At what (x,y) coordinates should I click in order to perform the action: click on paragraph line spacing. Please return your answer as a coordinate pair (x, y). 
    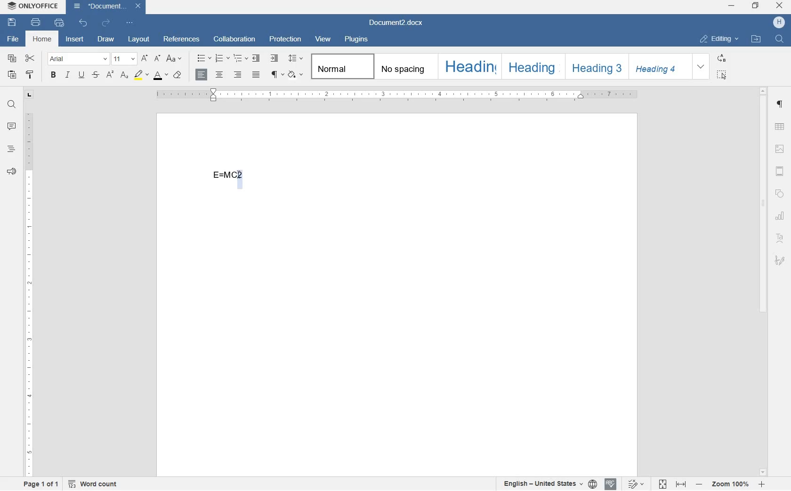
    Looking at the image, I should click on (295, 58).